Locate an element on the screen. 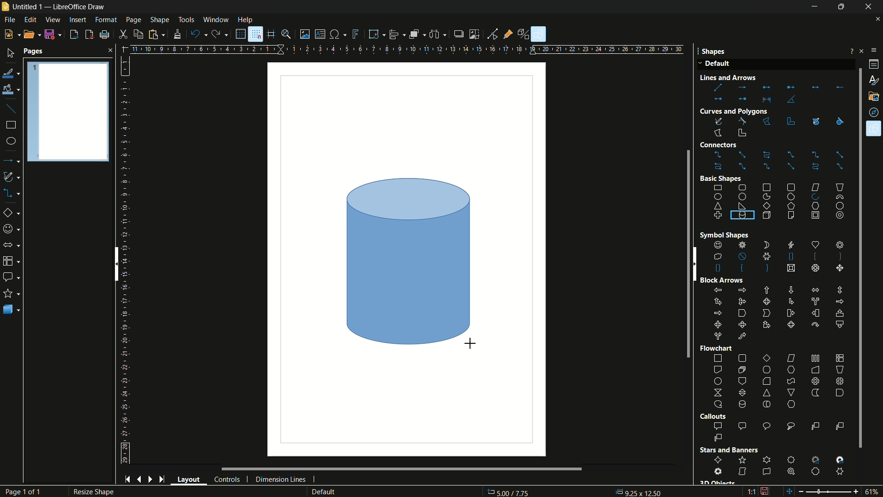  insert special characters is located at coordinates (338, 35).